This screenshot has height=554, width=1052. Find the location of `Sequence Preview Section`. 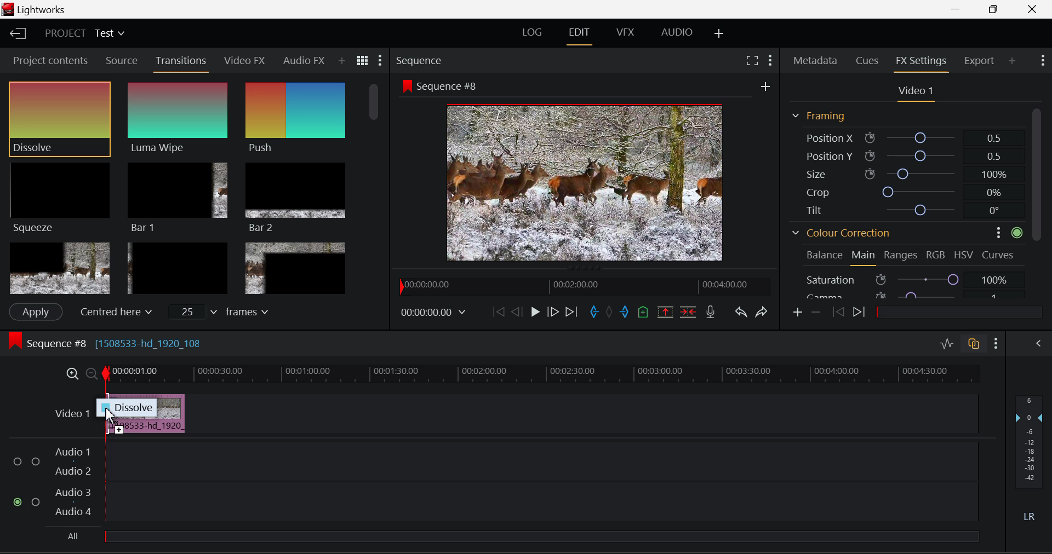

Sequence Preview Section is located at coordinates (421, 61).